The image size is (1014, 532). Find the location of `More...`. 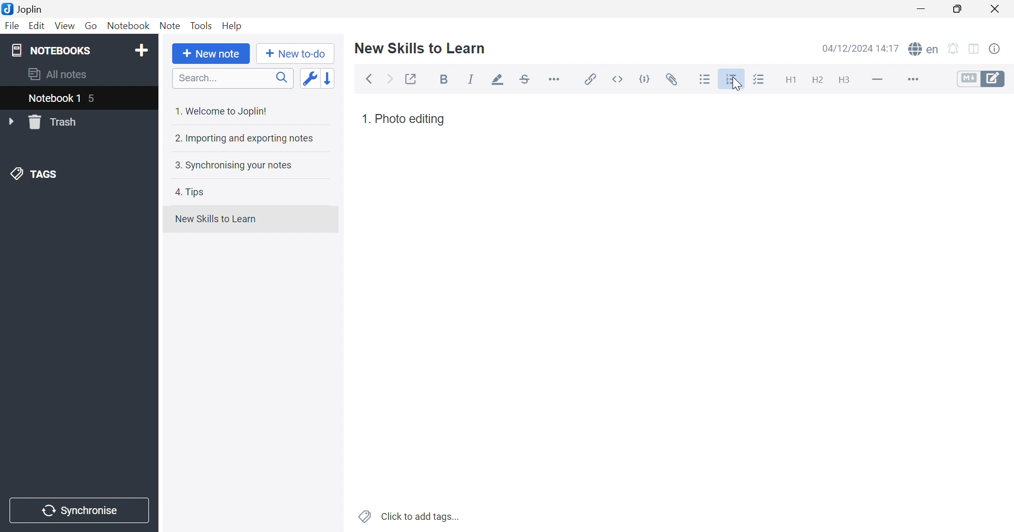

More... is located at coordinates (912, 80).